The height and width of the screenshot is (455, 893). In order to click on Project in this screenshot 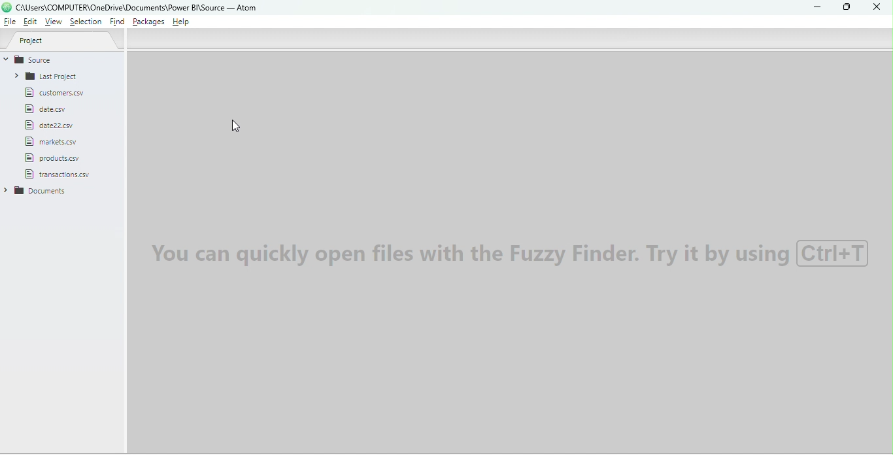, I will do `click(67, 42)`.